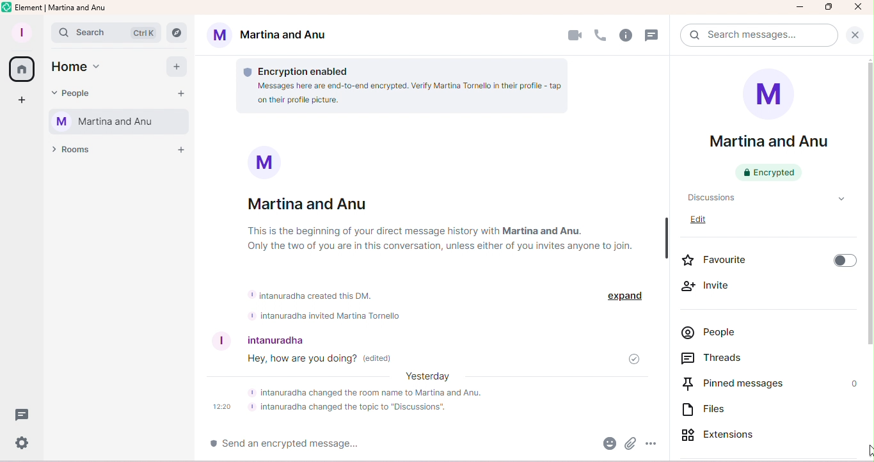  What do you see at coordinates (331, 445) in the screenshot?
I see `Write message` at bounding box center [331, 445].